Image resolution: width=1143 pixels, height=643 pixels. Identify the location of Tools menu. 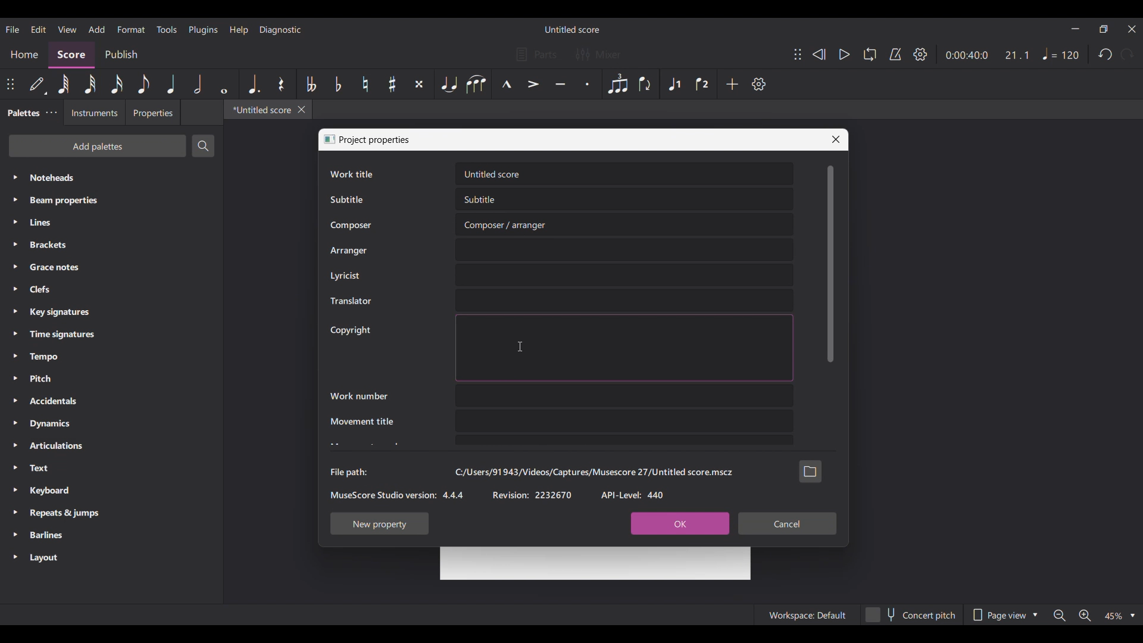
(166, 29).